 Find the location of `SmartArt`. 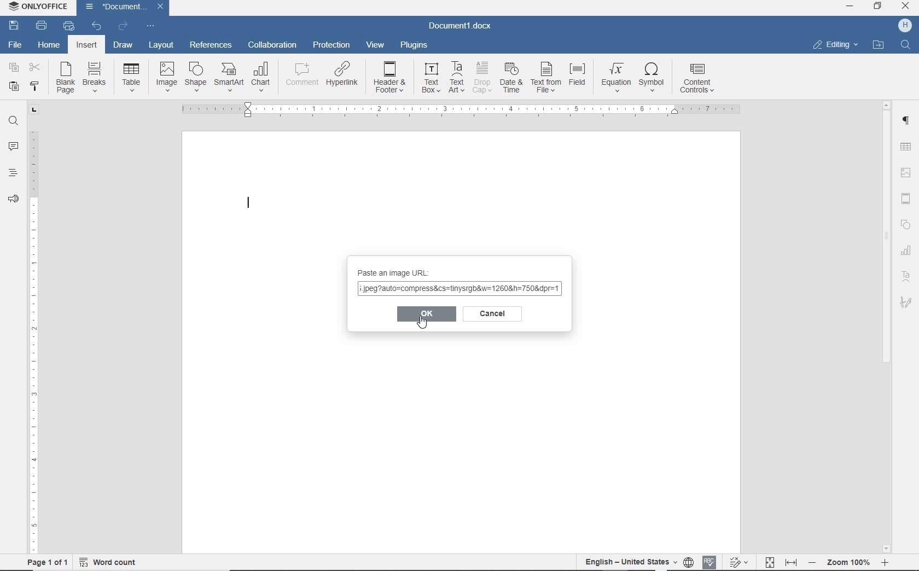

SmartArt is located at coordinates (228, 78).